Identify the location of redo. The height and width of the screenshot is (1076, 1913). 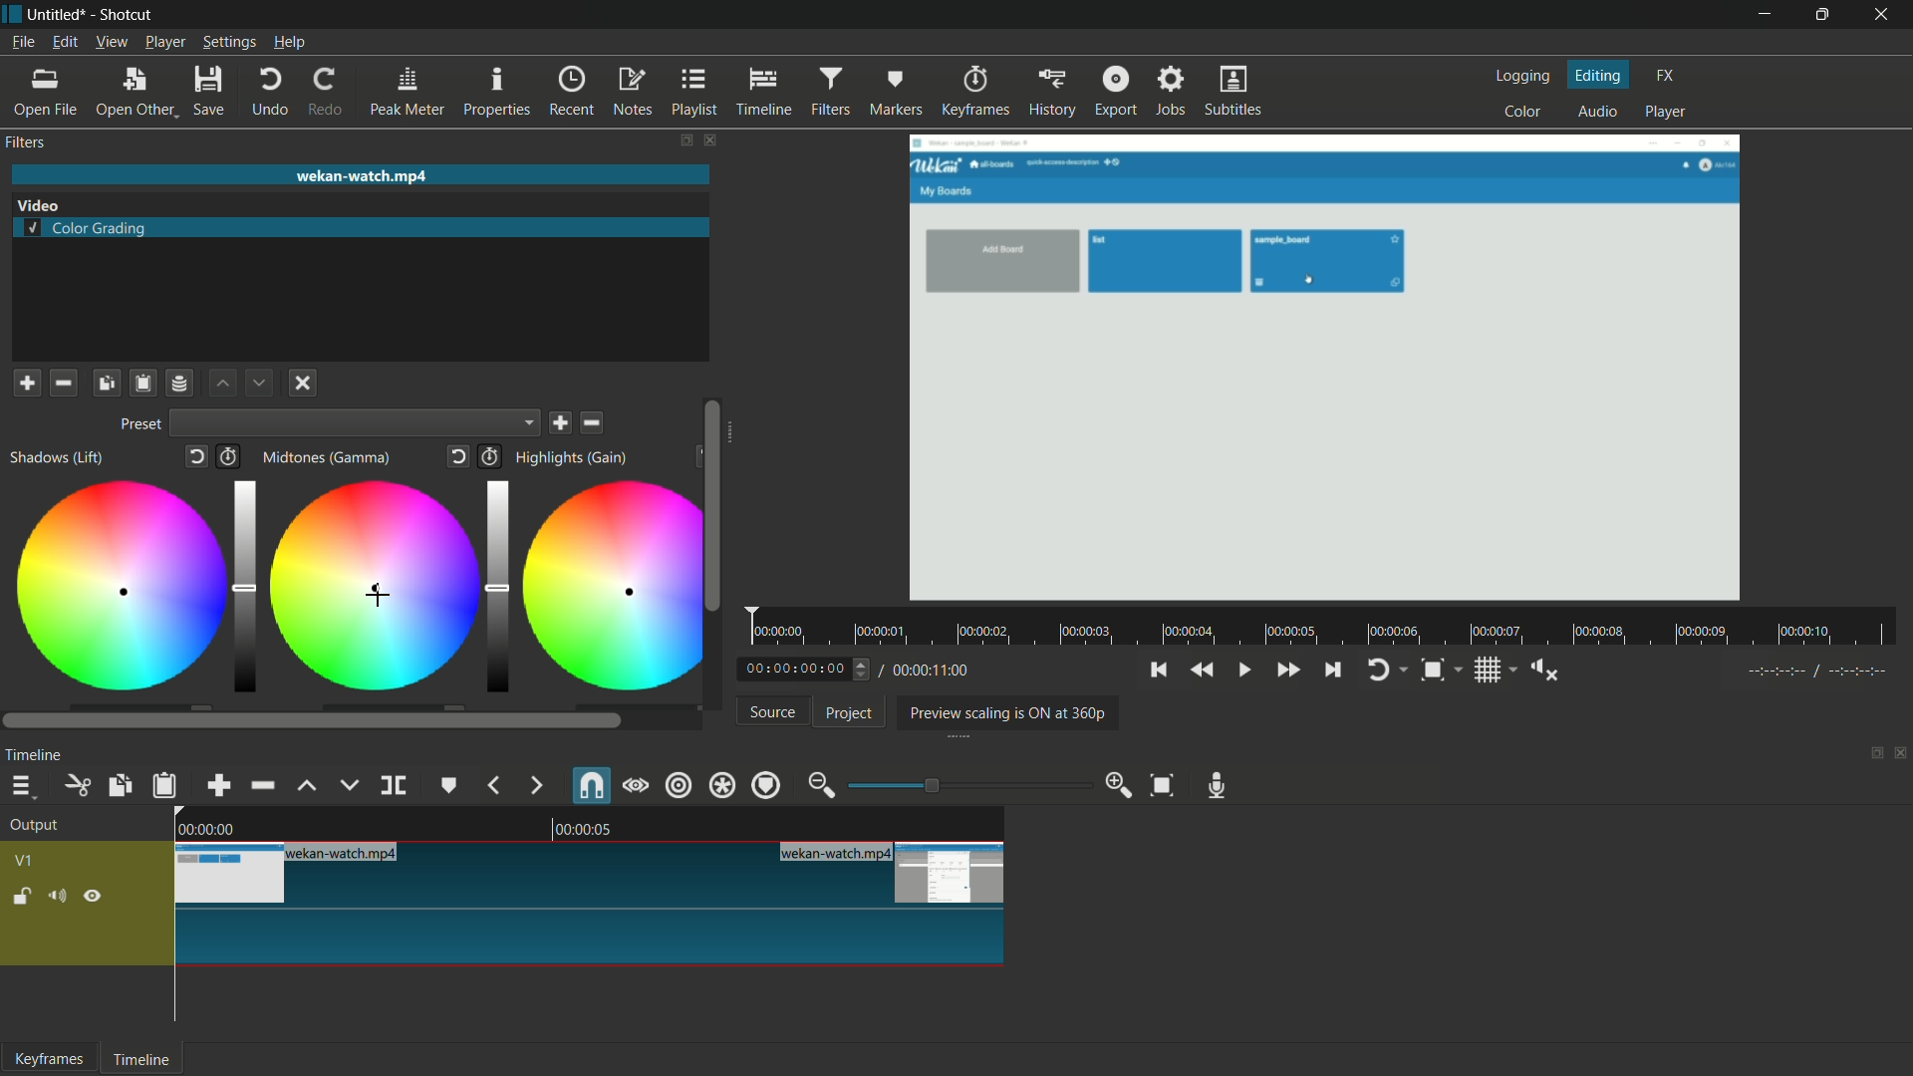
(329, 92).